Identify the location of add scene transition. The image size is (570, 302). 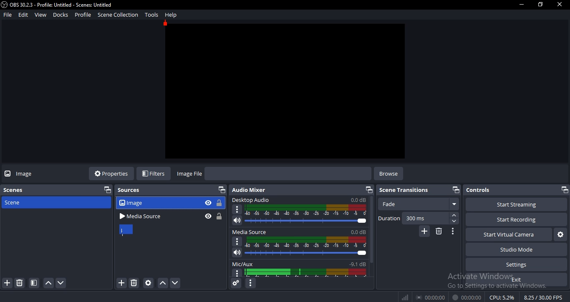
(425, 231).